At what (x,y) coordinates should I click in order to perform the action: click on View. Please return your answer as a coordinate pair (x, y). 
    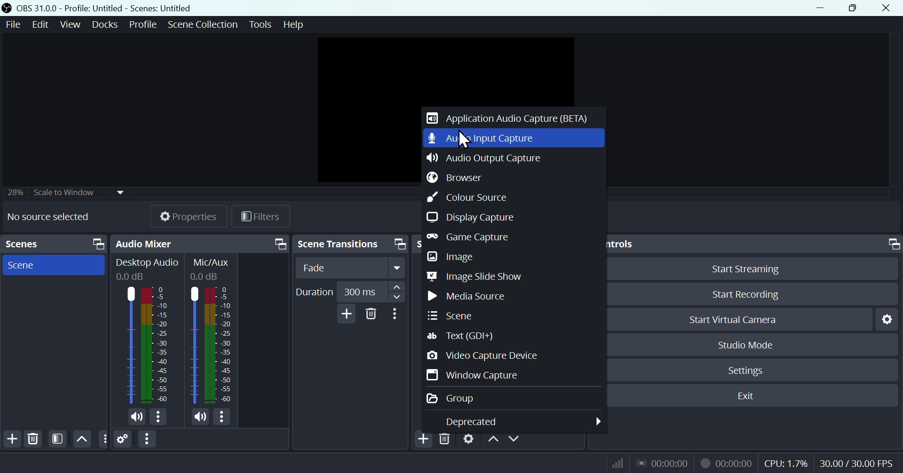
    Looking at the image, I should click on (72, 24).